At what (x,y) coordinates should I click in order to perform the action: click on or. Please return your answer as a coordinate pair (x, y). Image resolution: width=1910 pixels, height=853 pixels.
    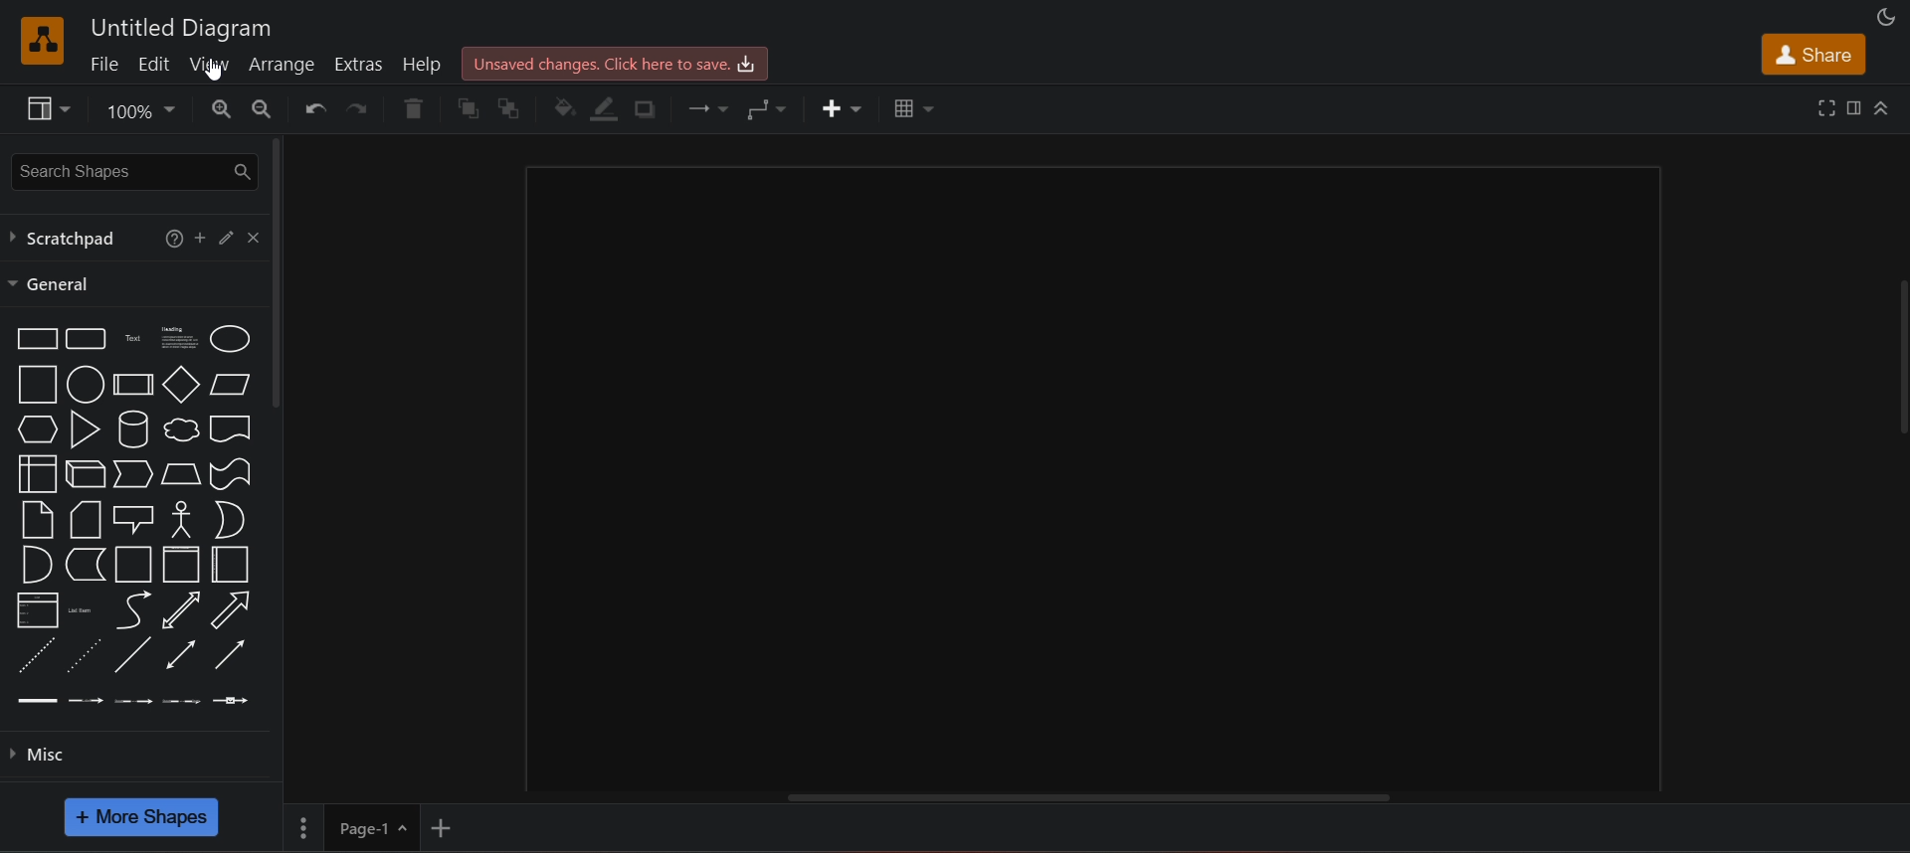
    Looking at the image, I should click on (232, 519).